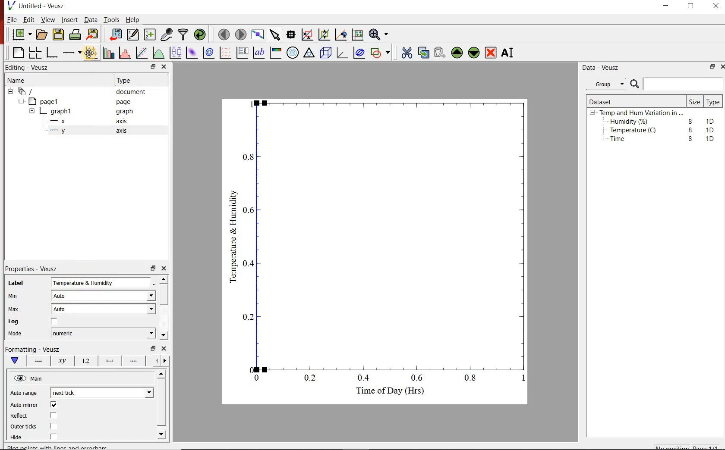 This screenshot has height=450, width=725. Describe the element at coordinates (59, 35) in the screenshot. I see `save the document` at that location.